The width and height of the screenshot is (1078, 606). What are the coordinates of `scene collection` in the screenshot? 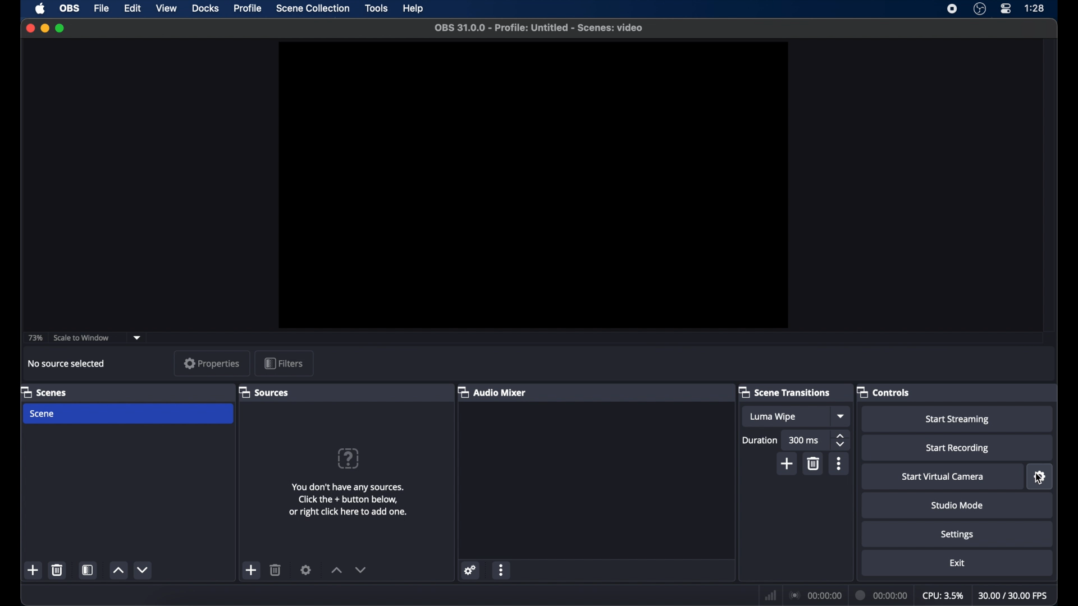 It's located at (312, 9).